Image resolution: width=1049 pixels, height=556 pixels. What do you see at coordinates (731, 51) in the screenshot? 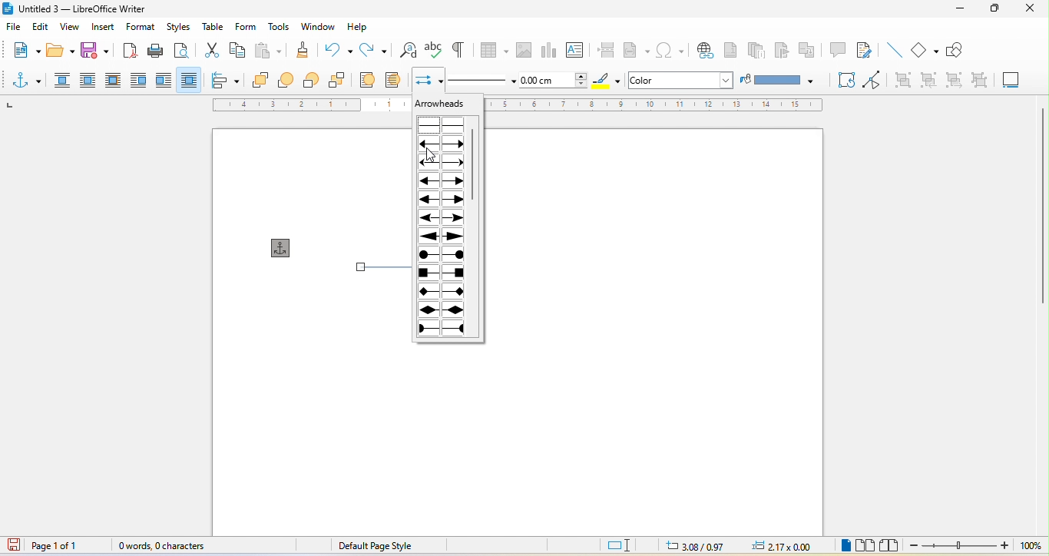
I see `footnote` at bounding box center [731, 51].